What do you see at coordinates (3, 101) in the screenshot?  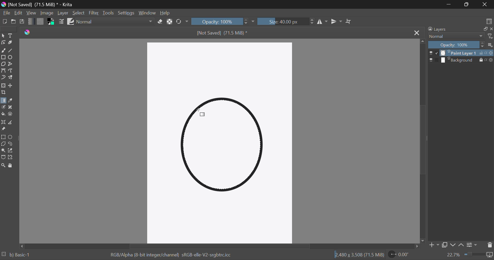 I see `Gradient Fill` at bounding box center [3, 101].